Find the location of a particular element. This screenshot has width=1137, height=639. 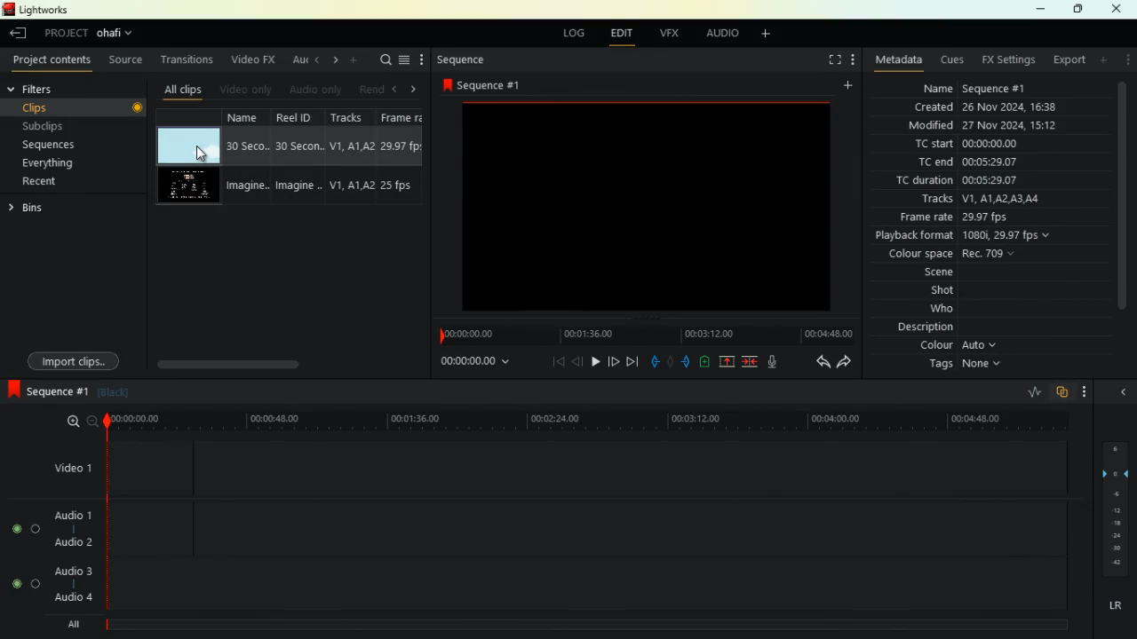

name is located at coordinates (247, 158).